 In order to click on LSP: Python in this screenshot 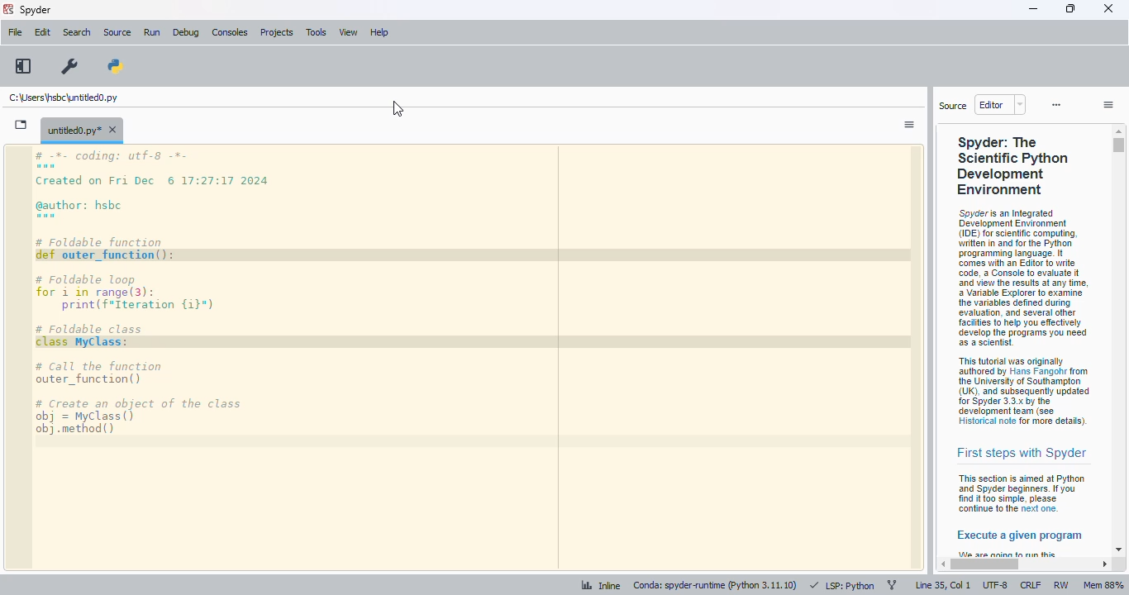, I will do `click(842, 585)`.